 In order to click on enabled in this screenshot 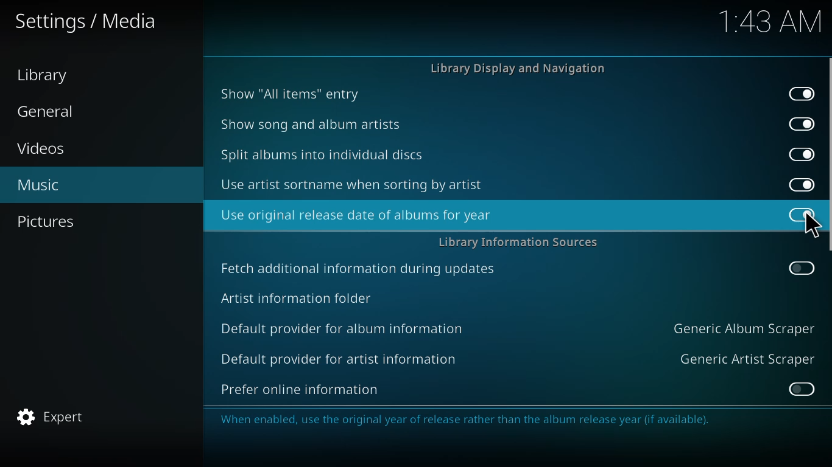, I will do `click(802, 92)`.